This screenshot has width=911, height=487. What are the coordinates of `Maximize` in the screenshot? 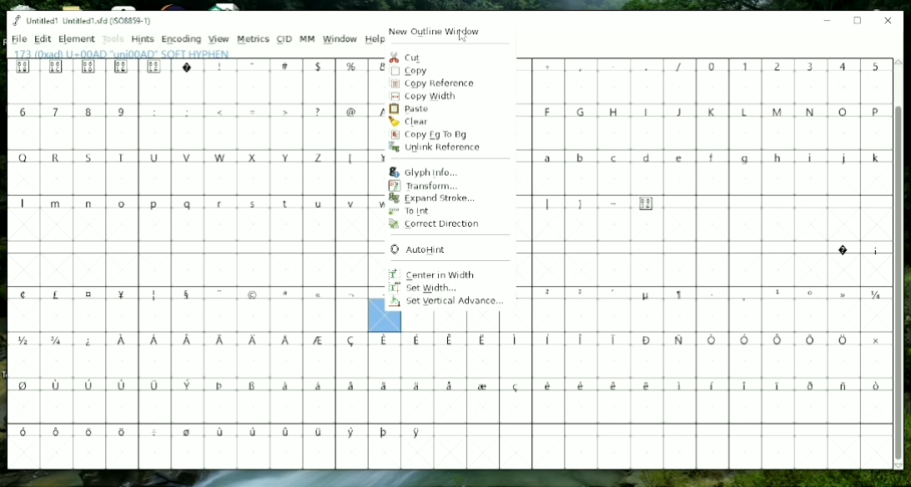 It's located at (858, 21).